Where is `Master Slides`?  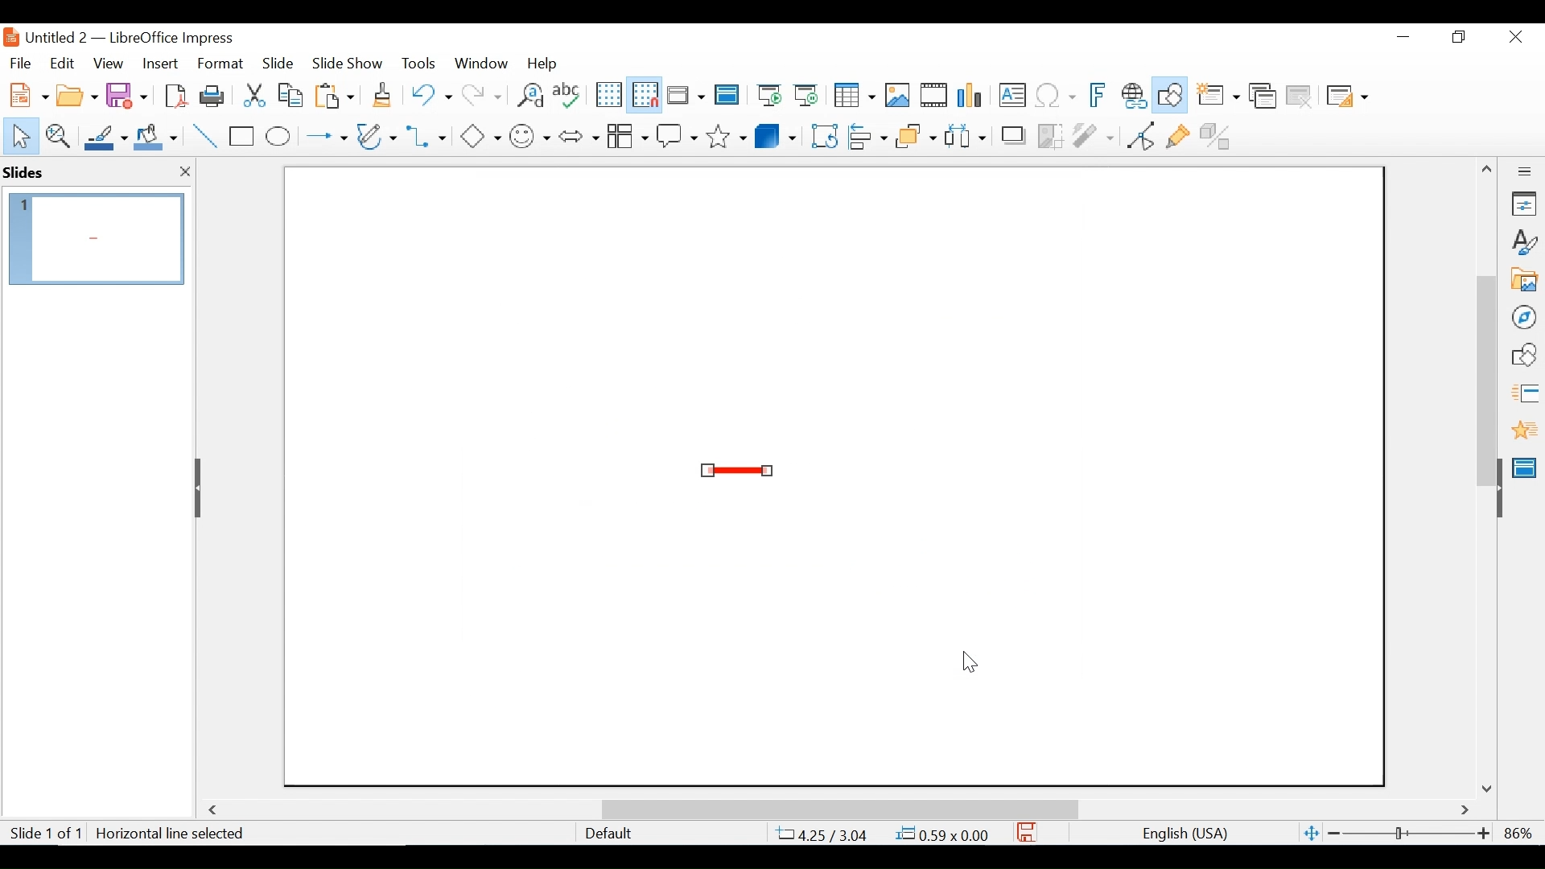
Master Slides is located at coordinates (727, 97).